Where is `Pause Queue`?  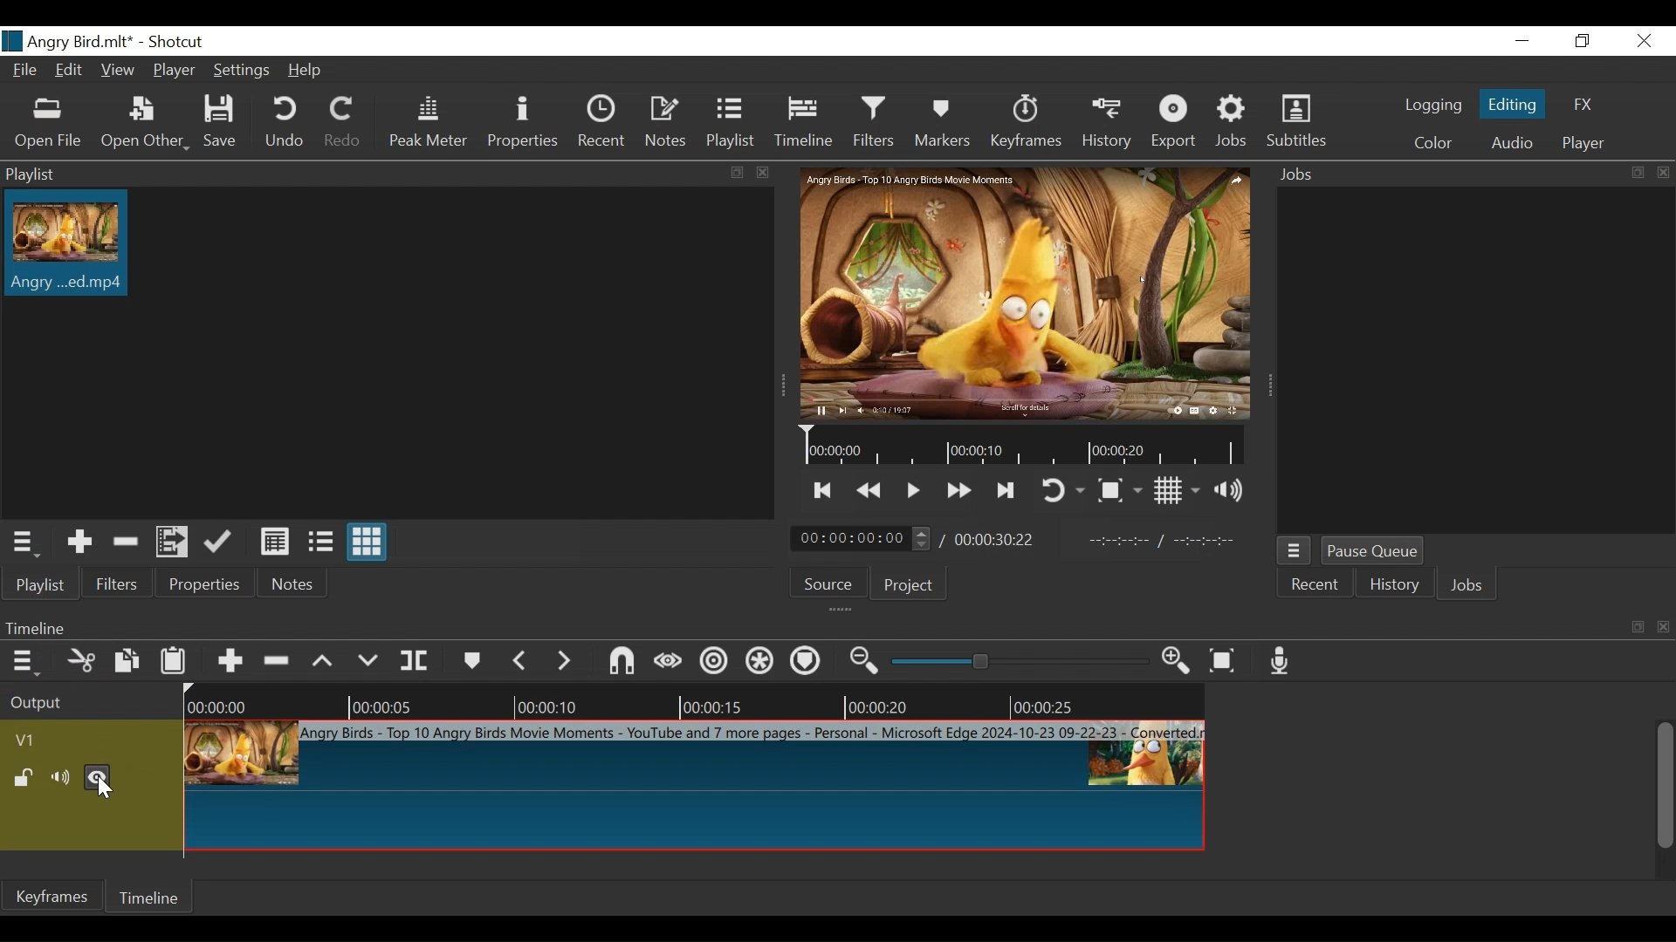 Pause Queue is located at coordinates (1373, 550).